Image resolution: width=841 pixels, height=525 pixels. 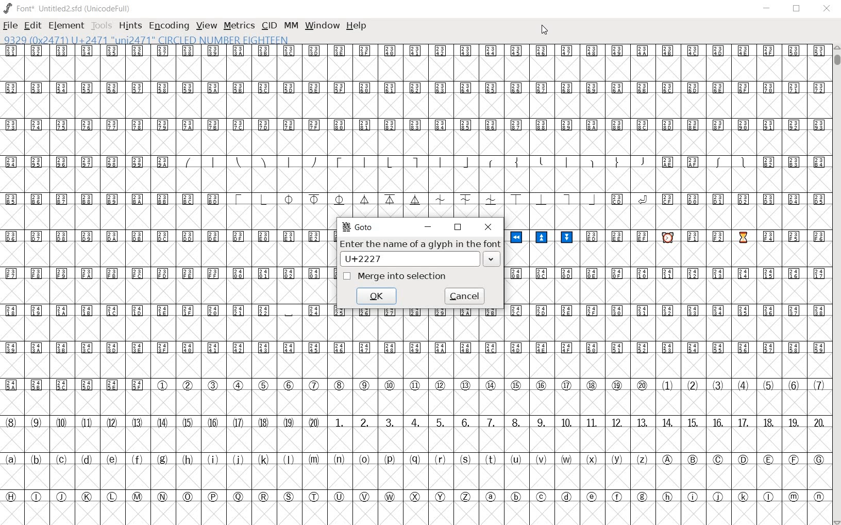 What do you see at coordinates (356, 26) in the screenshot?
I see `help` at bounding box center [356, 26].